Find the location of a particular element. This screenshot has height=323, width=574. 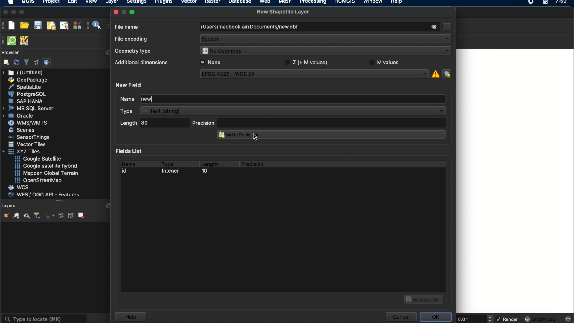

database is located at coordinates (239, 2).